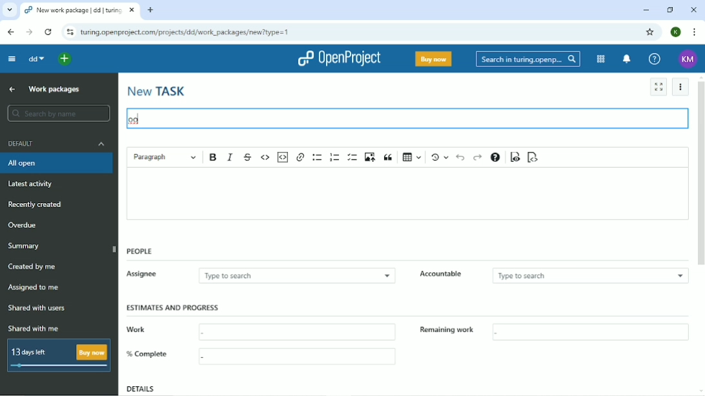 The width and height of the screenshot is (705, 396). Describe the element at coordinates (680, 86) in the screenshot. I see `Settings` at that location.